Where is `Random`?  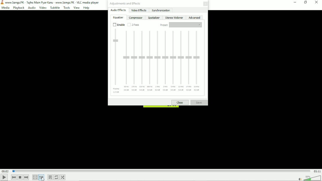 Random is located at coordinates (63, 177).